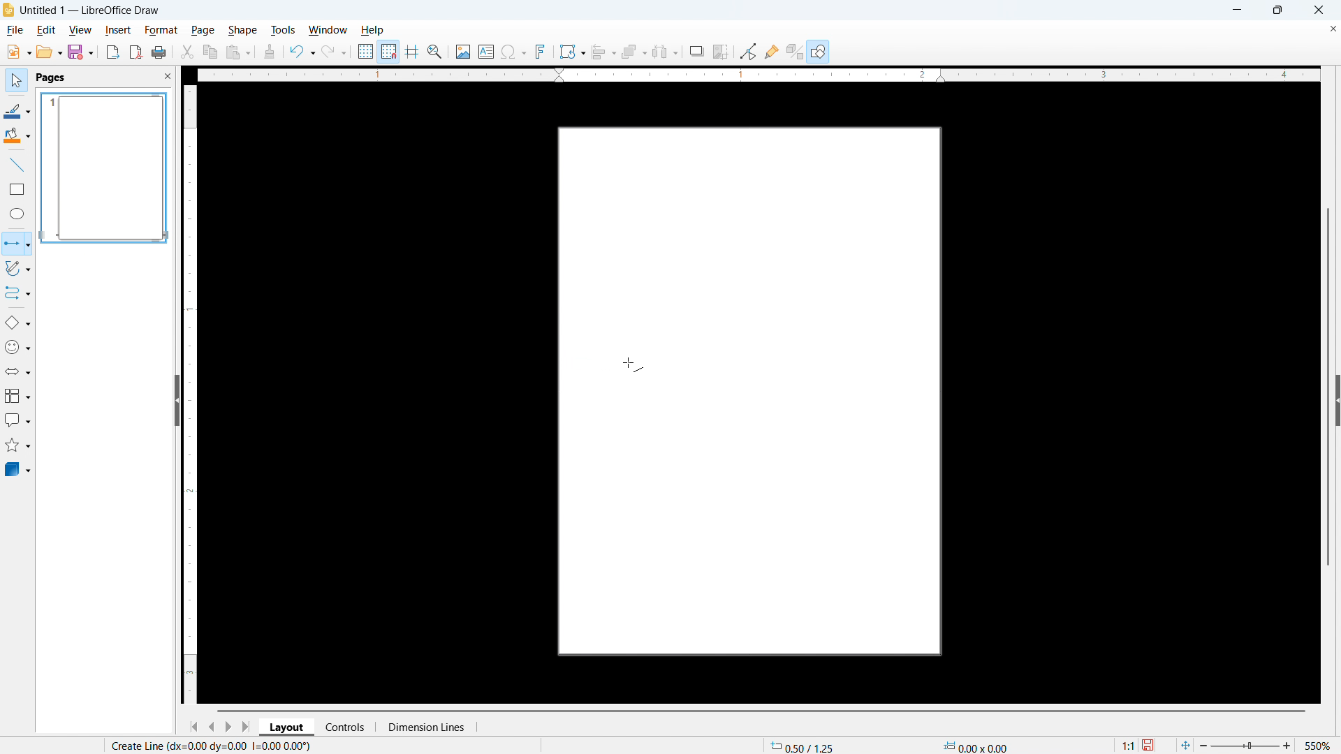 The image size is (1341, 754). I want to click on align , so click(604, 52).